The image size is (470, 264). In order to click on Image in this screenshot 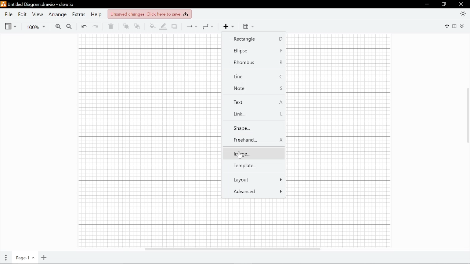, I will do `click(254, 153)`.